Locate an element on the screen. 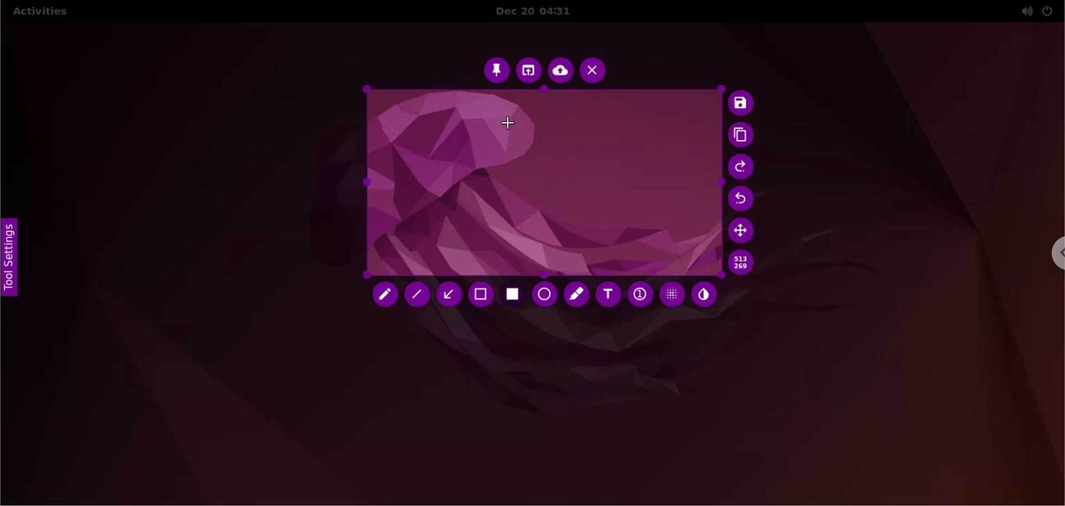 This screenshot has width=1065, height=506. auto increment is located at coordinates (638, 295).